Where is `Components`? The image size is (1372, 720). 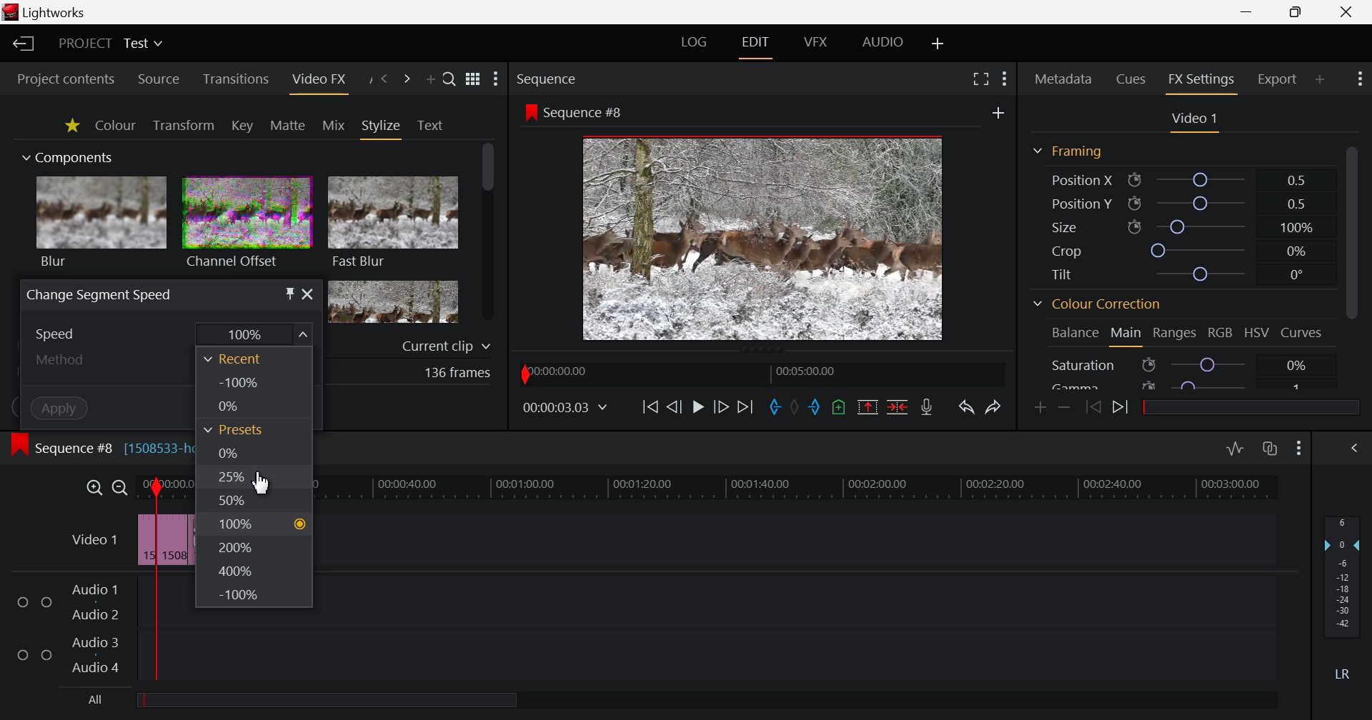 Components is located at coordinates (69, 159).